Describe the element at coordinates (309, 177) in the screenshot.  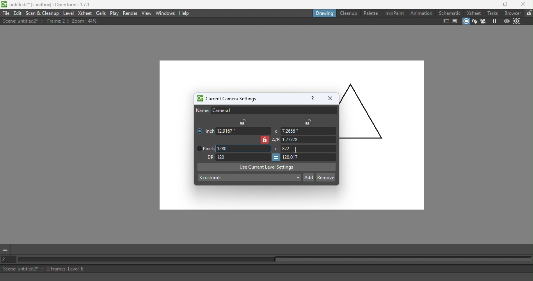
I see `Add` at that location.